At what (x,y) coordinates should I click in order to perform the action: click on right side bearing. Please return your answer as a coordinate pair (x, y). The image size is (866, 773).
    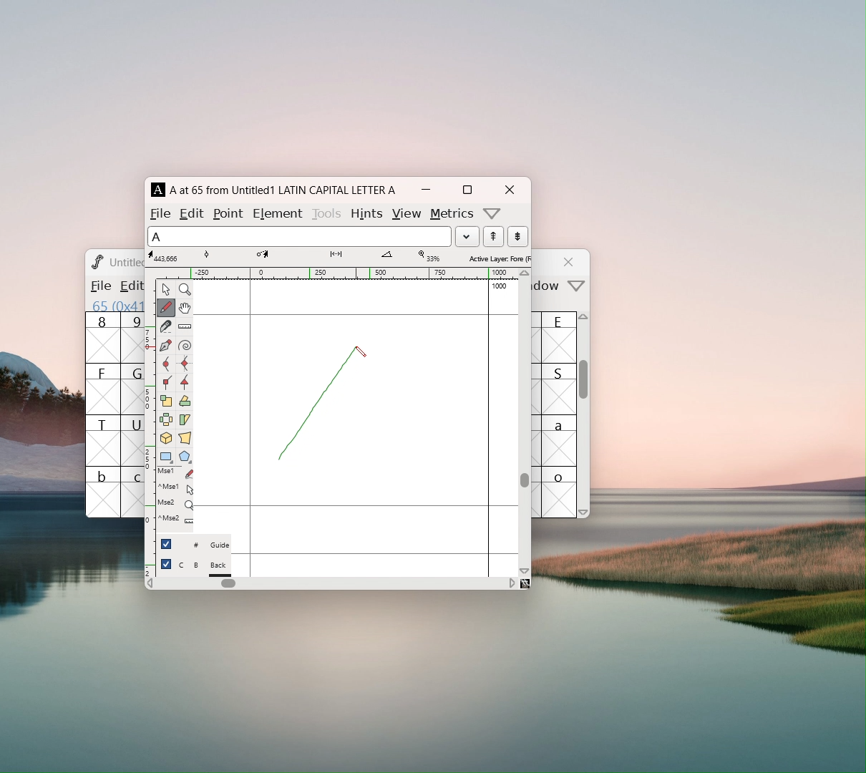
    Looking at the image, I should click on (489, 427).